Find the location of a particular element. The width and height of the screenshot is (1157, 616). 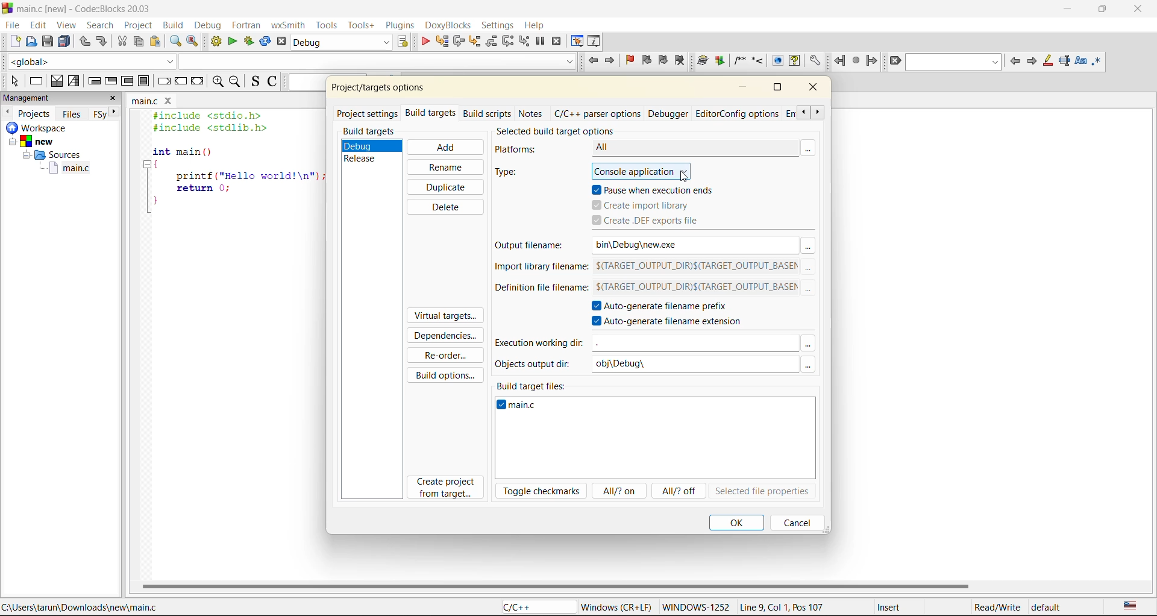

Run HTML Help documentation is located at coordinates (795, 61).